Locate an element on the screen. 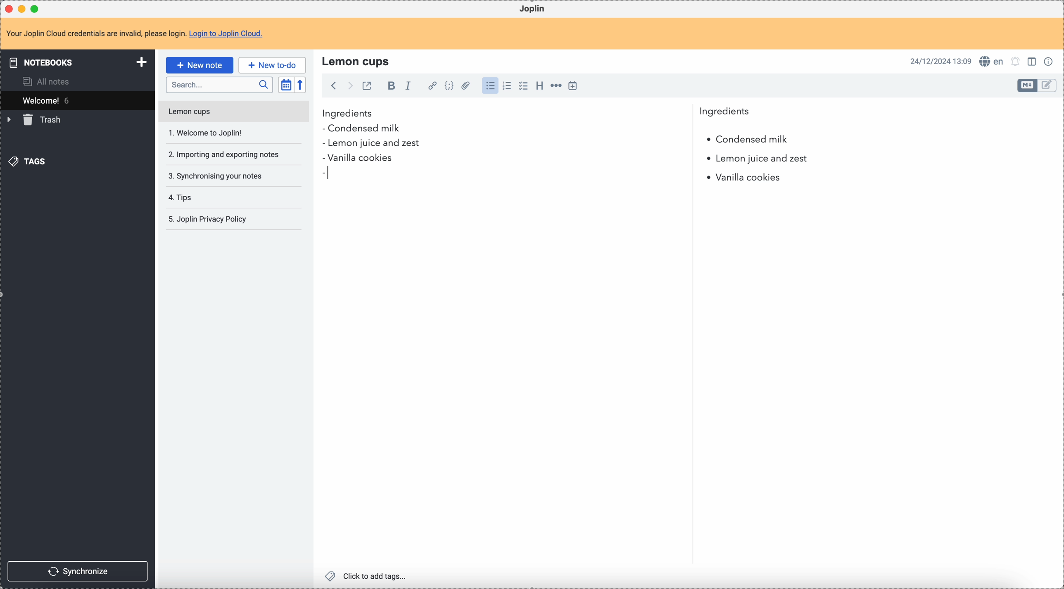 The width and height of the screenshot is (1064, 589). welcome is located at coordinates (77, 100).